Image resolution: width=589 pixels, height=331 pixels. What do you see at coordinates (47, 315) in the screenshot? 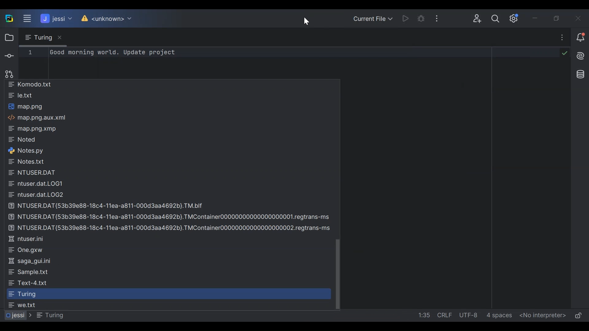
I see `turing` at bounding box center [47, 315].